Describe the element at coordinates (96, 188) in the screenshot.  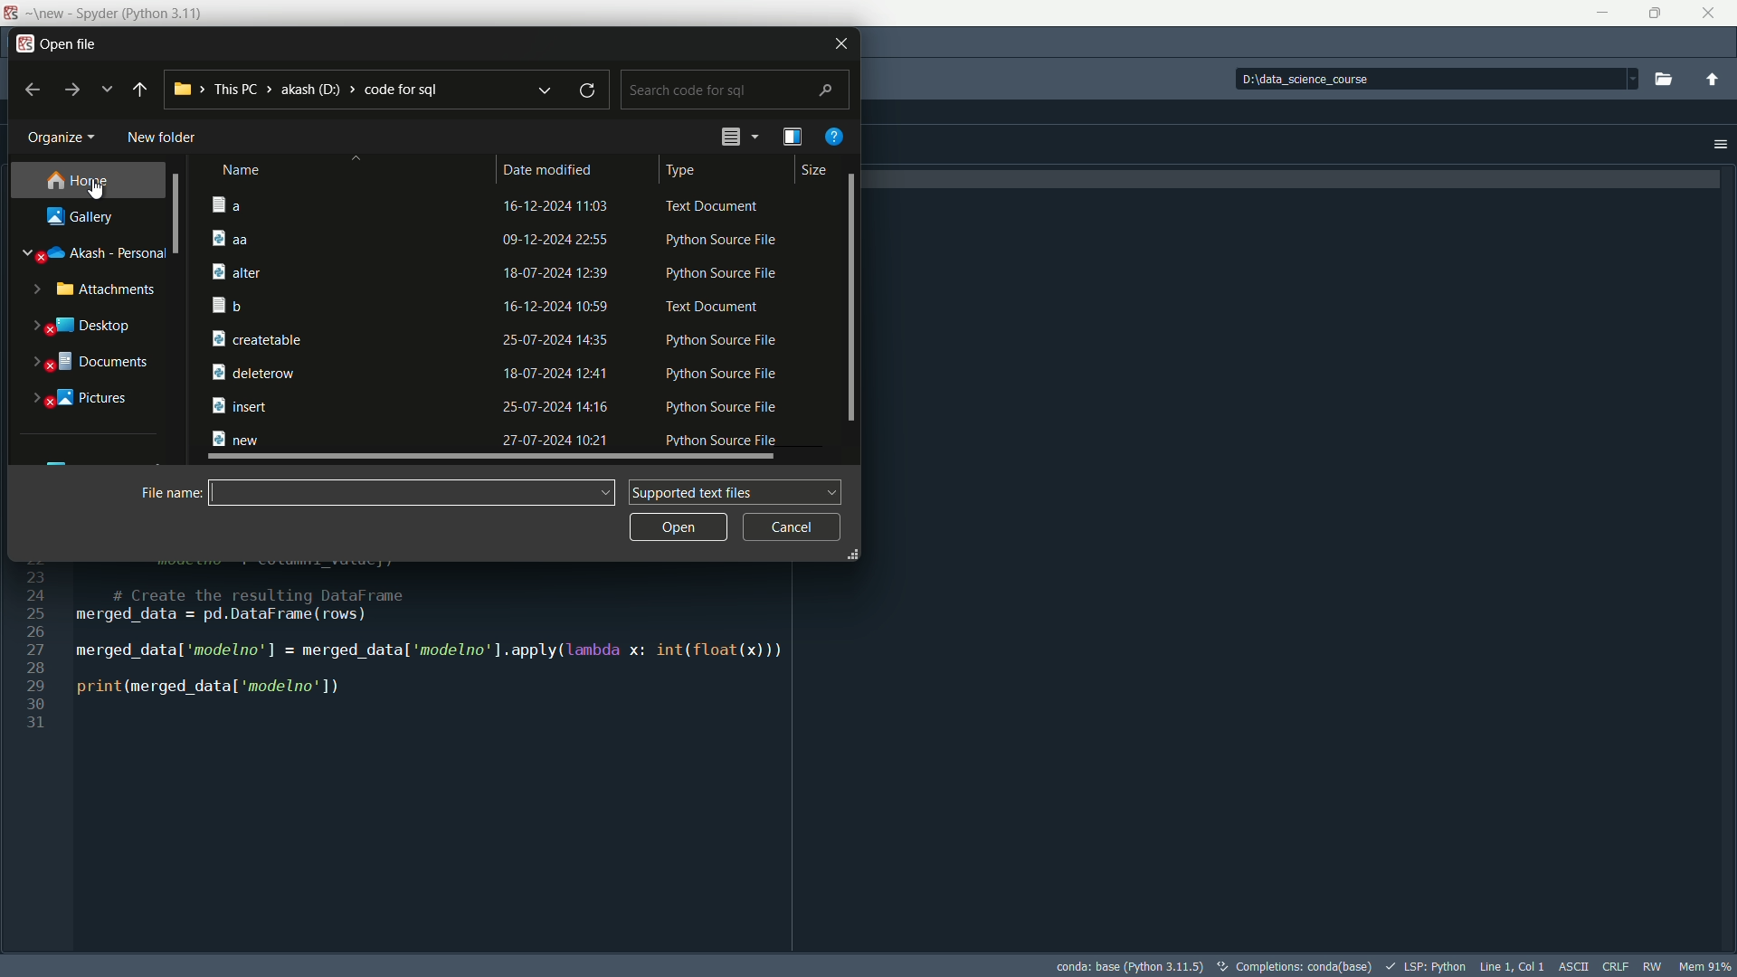
I see `cursor` at that location.